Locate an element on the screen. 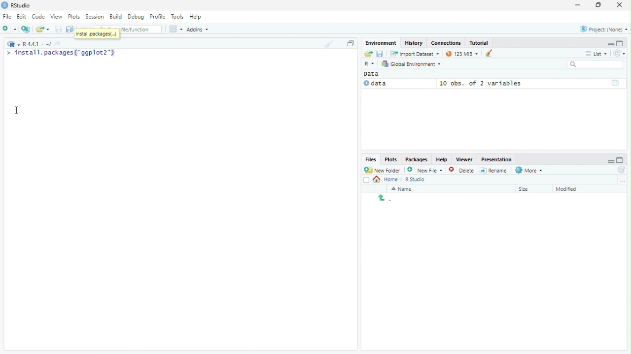 The image size is (631, 354). presentation is located at coordinates (498, 159).